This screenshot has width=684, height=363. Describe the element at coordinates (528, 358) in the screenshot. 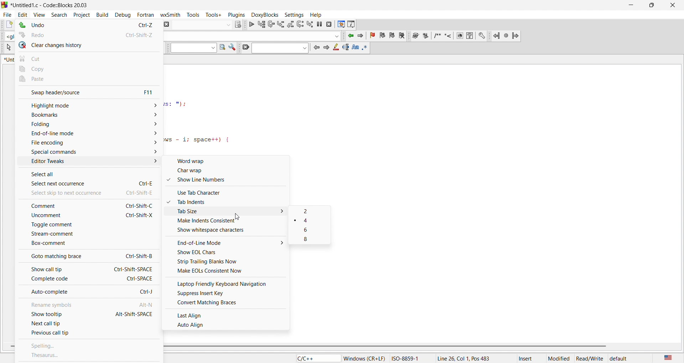

I see `insert` at that location.